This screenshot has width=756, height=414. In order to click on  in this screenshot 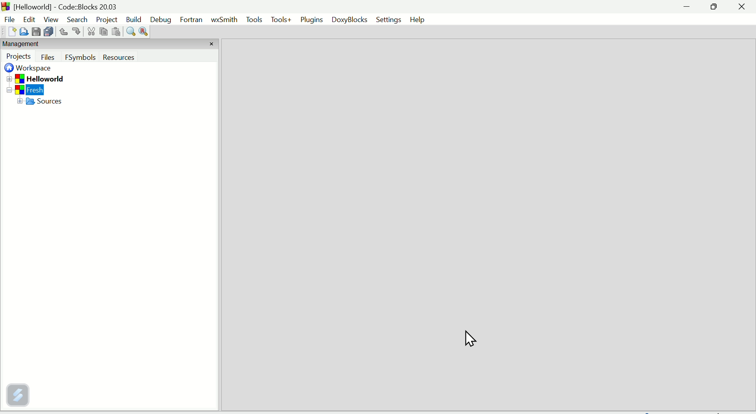, I will do `click(76, 31)`.